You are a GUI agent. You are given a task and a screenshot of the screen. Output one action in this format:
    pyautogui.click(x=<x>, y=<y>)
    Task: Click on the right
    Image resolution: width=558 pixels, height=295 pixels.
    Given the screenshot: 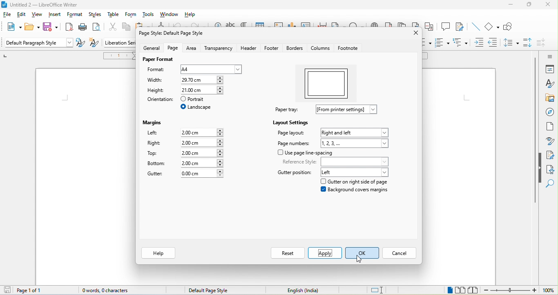 What is the action you would take?
    pyautogui.click(x=155, y=144)
    